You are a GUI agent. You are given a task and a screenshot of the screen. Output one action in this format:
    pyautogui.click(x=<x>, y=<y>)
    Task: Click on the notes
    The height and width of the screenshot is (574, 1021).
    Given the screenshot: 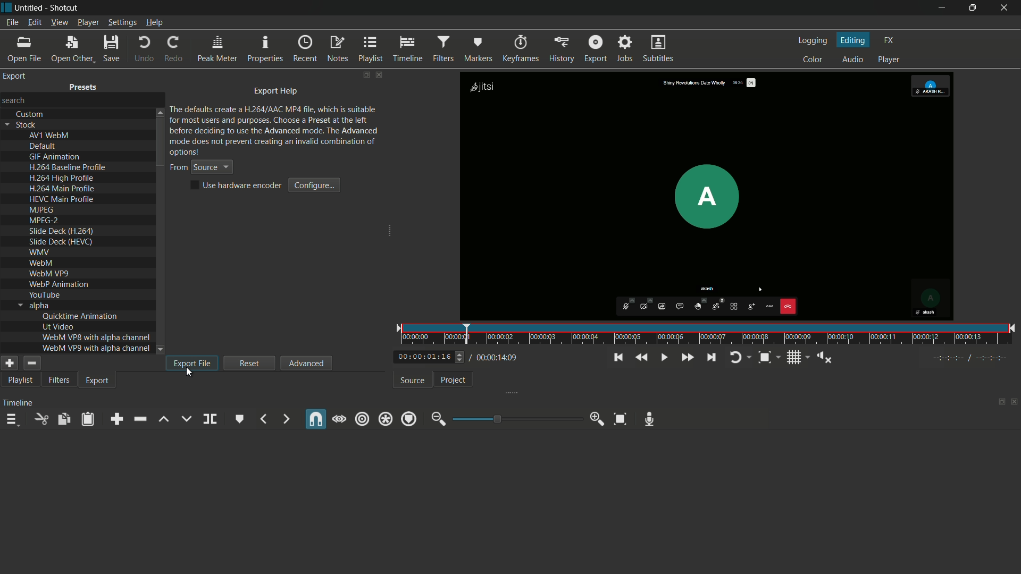 What is the action you would take?
    pyautogui.click(x=337, y=49)
    